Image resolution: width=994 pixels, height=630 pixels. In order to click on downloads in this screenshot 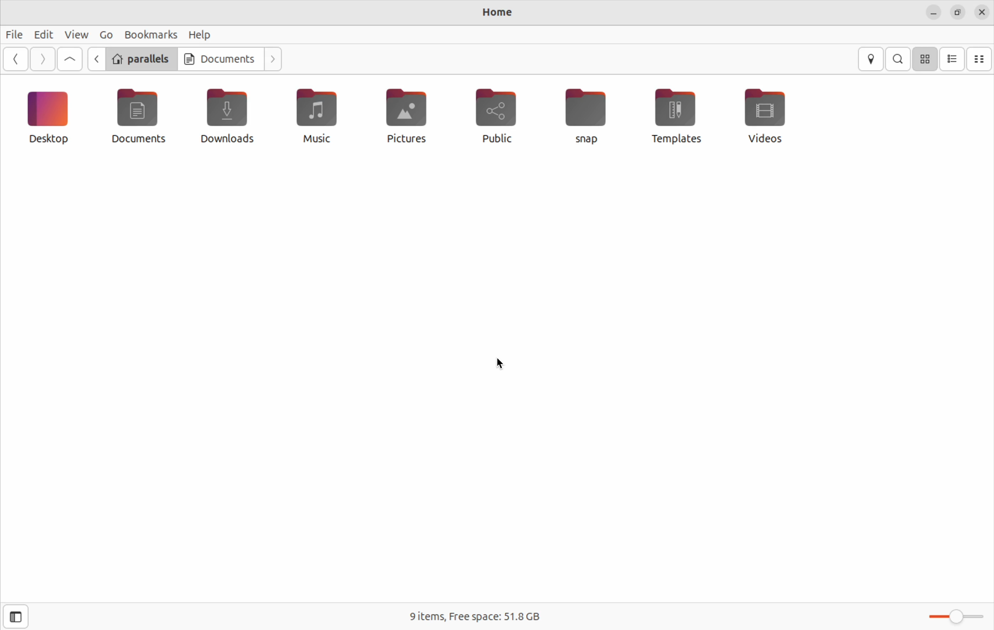, I will do `click(227, 114)`.